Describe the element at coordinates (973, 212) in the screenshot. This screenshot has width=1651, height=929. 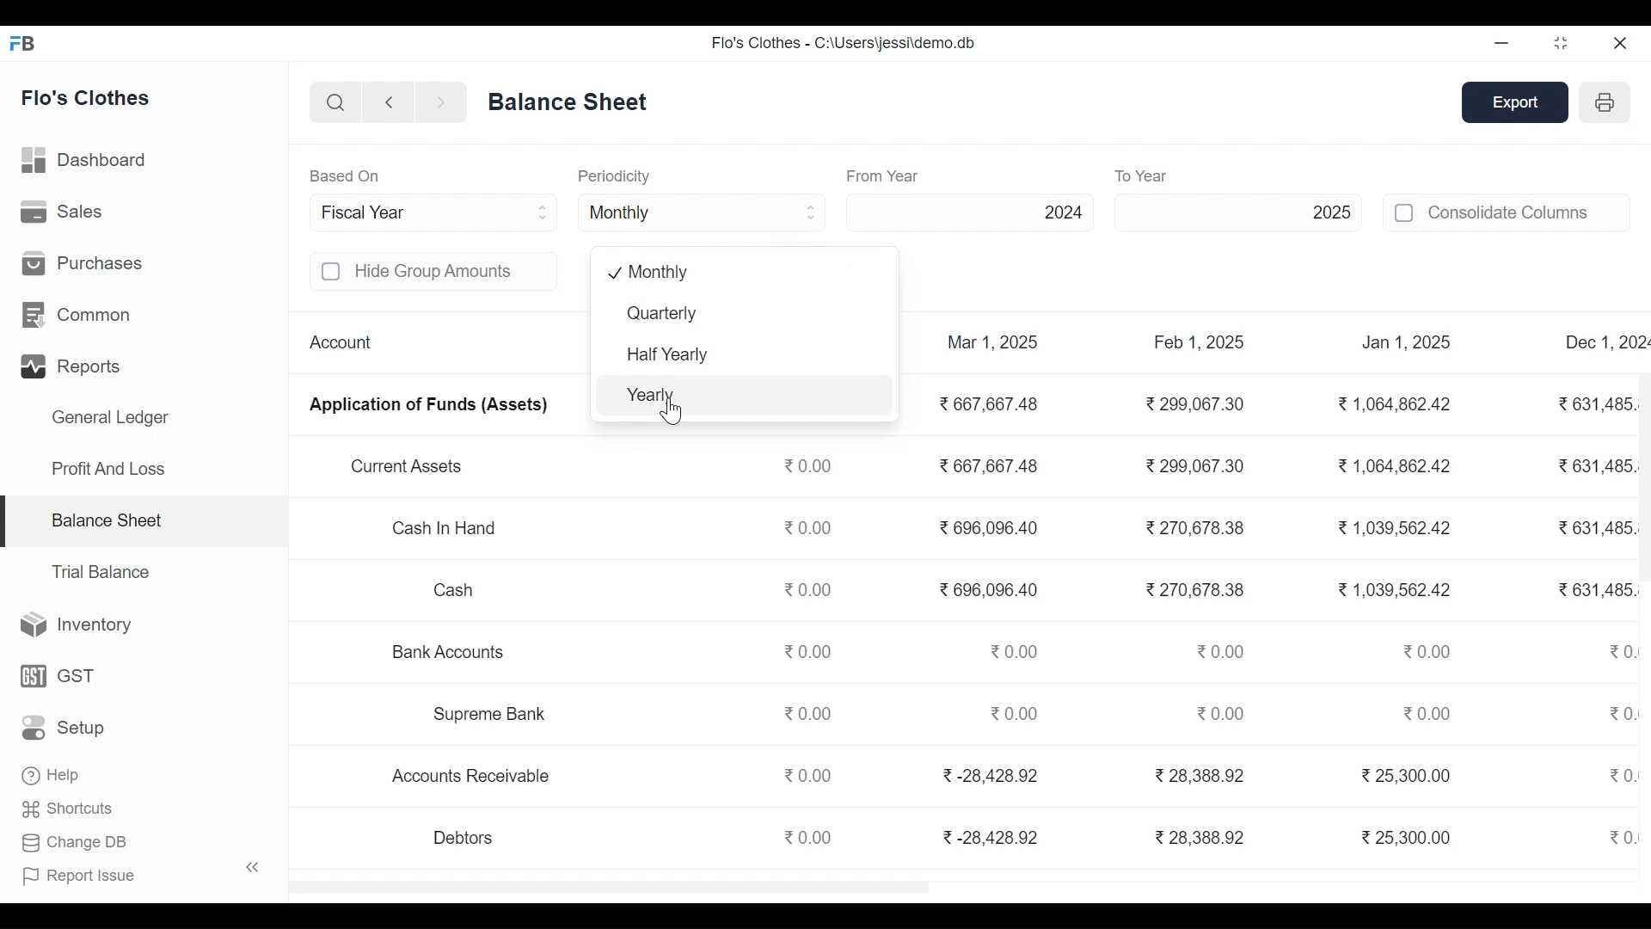
I see `2024` at that location.